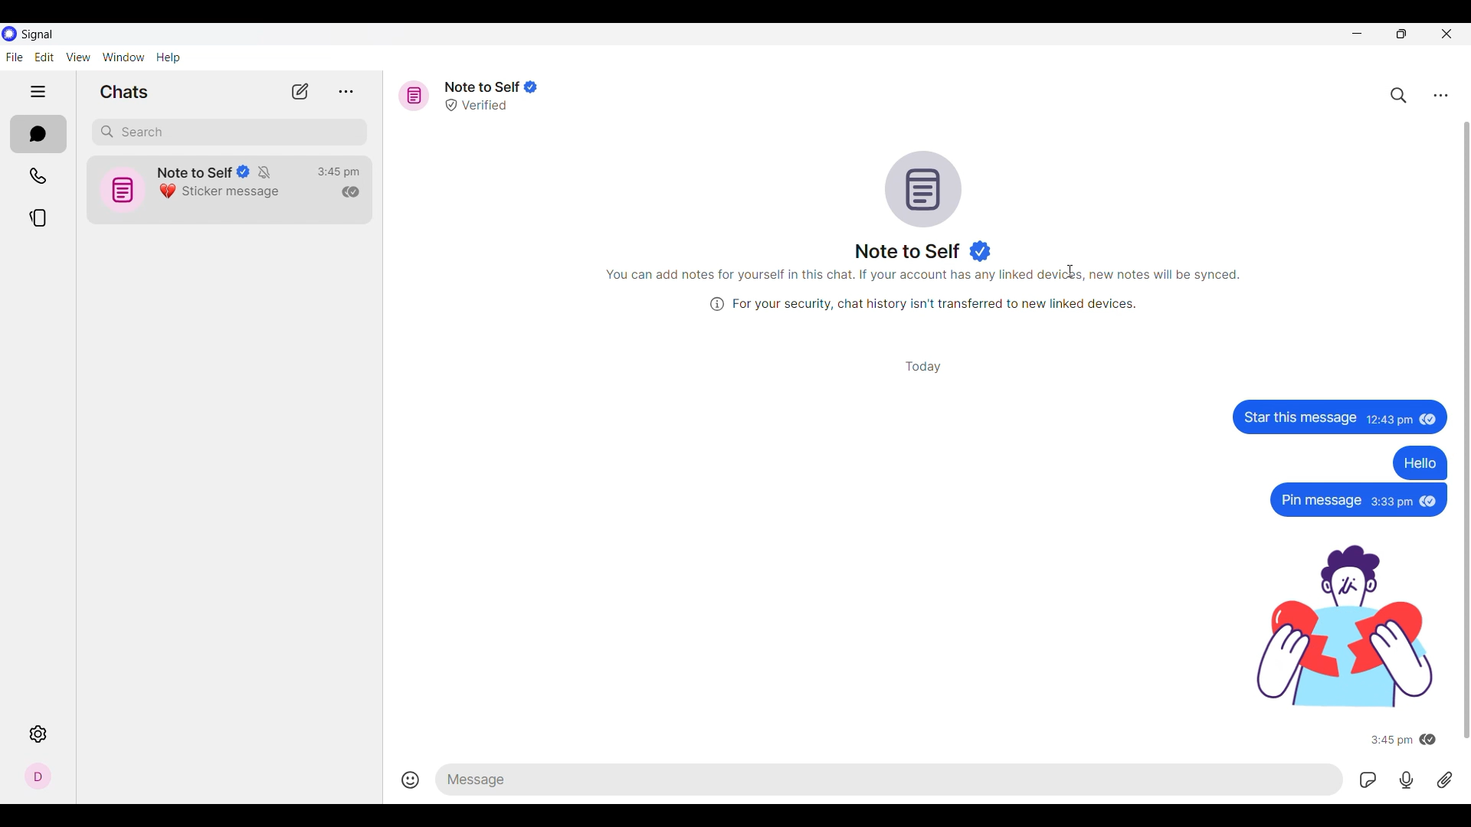 The height and width of the screenshot is (827, 1471). Describe the element at coordinates (38, 175) in the screenshot. I see `Calls` at that location.